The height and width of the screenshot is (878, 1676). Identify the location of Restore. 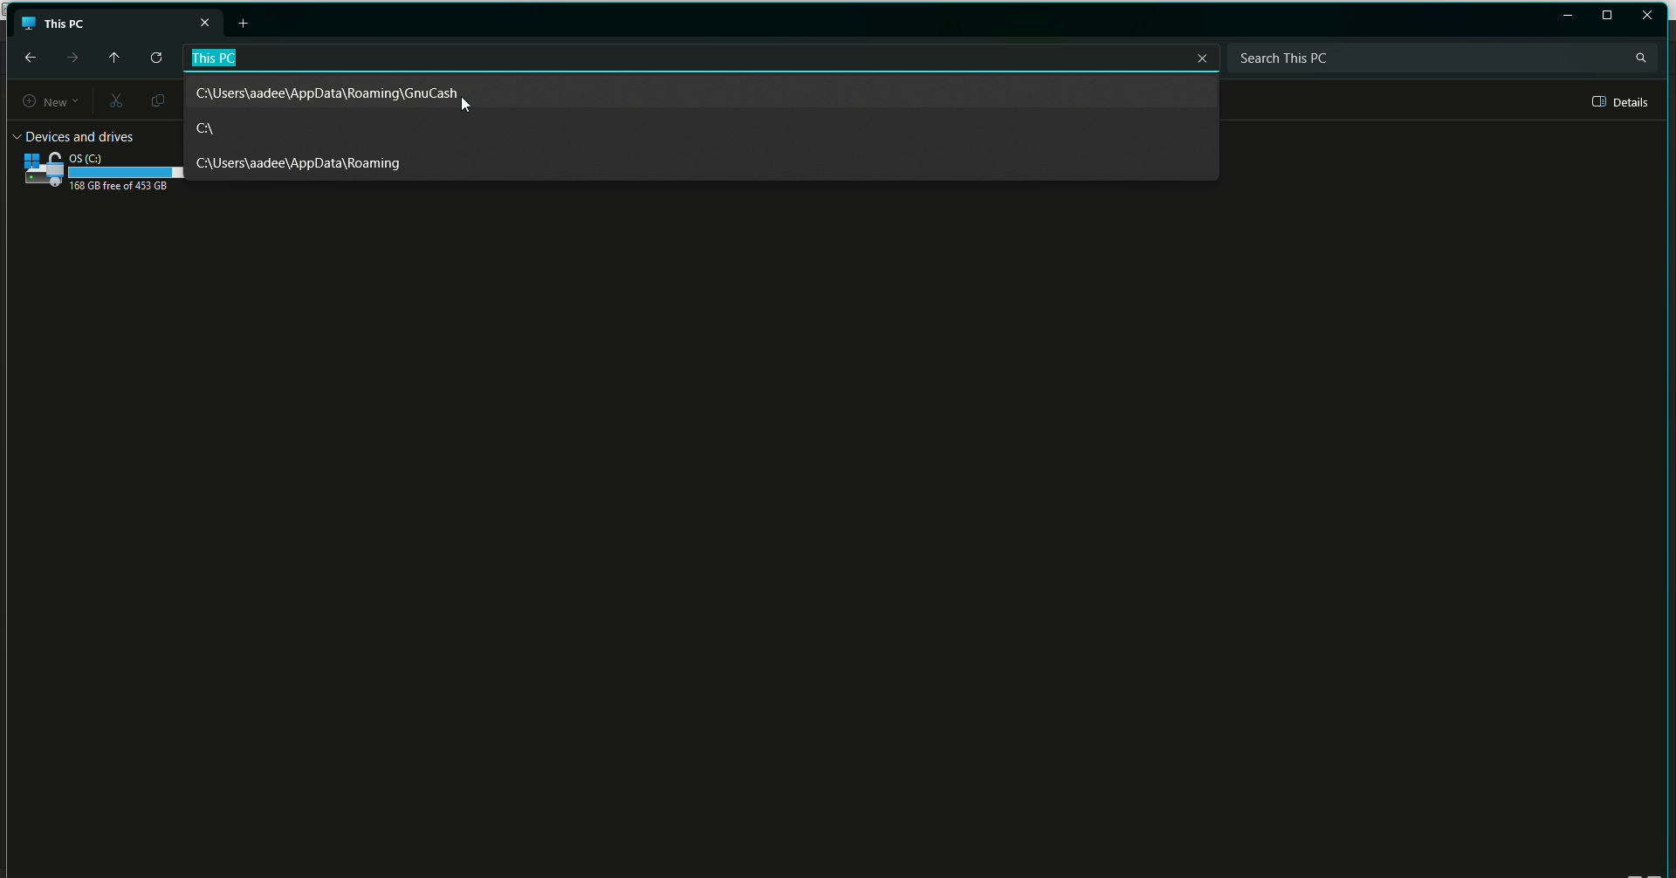
(1568, 17).